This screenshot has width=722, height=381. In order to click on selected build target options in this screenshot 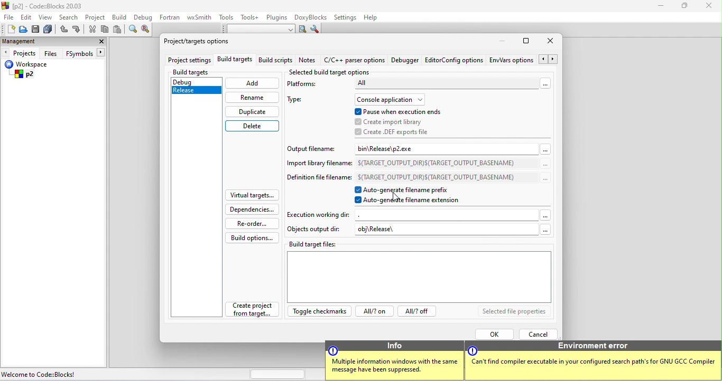, I will do `click(331, 72)`.